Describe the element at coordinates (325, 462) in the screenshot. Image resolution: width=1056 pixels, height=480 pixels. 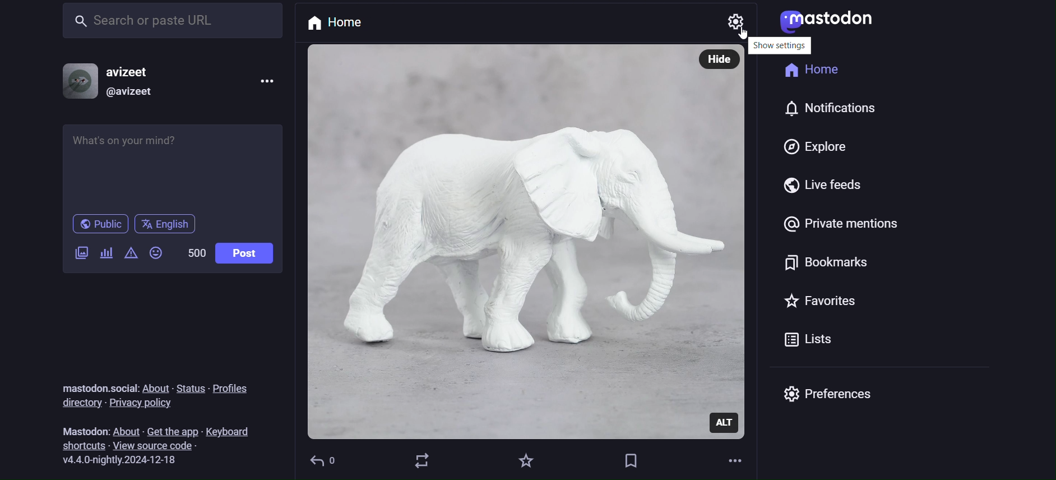
I see `reply` at that location.